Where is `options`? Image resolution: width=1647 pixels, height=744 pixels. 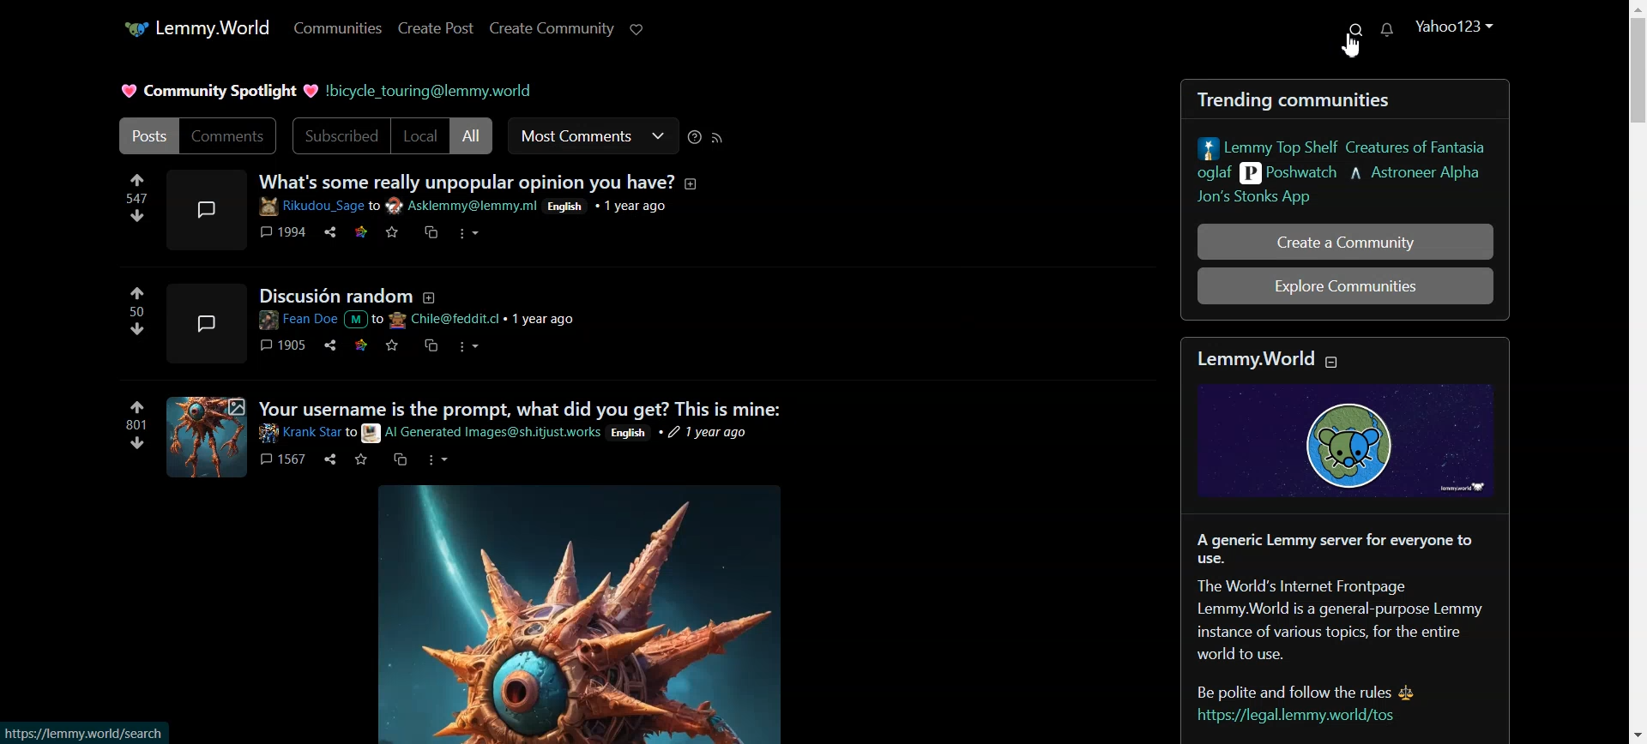
options is located at coordinates (470, 347).